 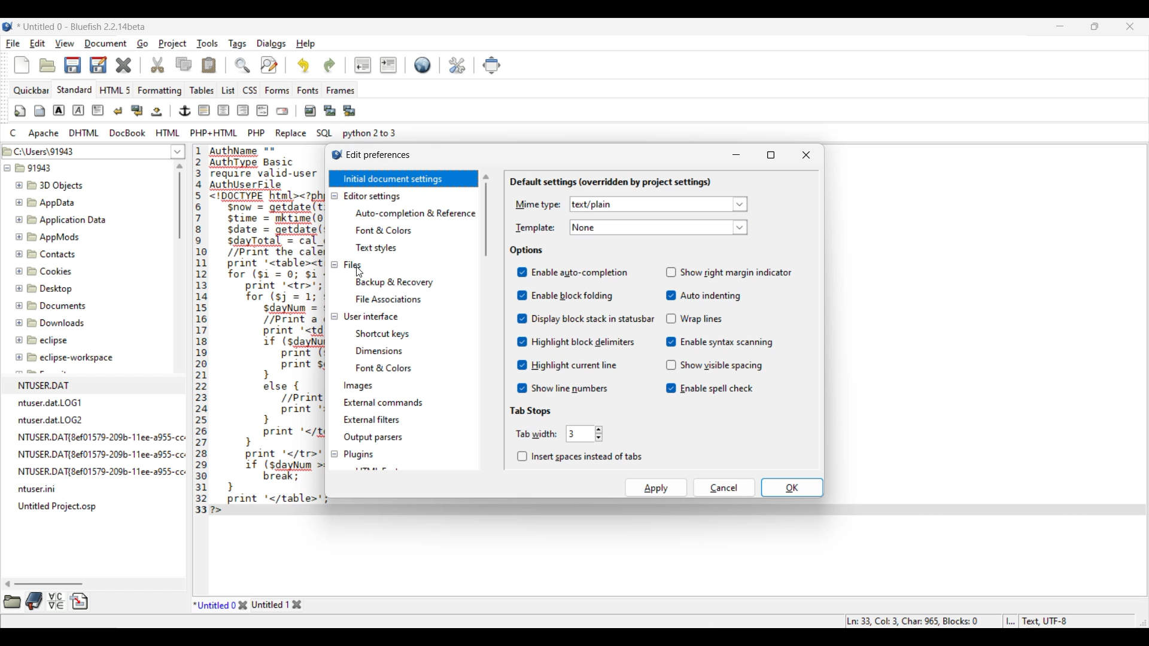 I want to click on View menu, so click(x=65, y=44).